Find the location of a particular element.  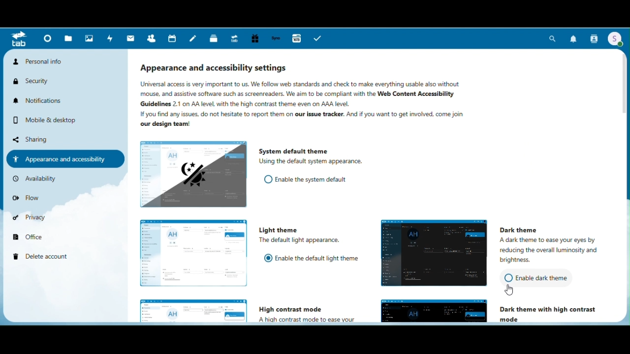

Vertical scroll bar is located at coordinates (626, 126).